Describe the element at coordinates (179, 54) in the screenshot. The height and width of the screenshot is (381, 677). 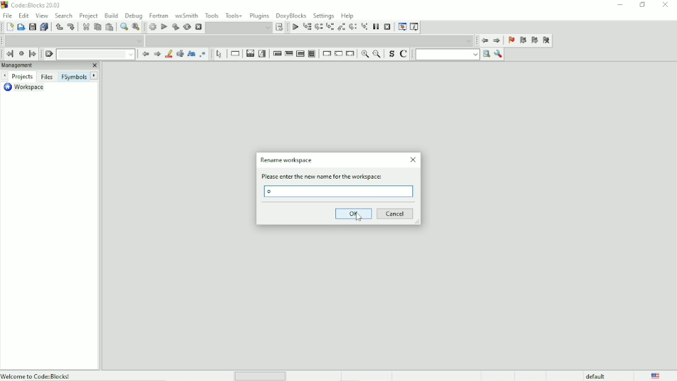
I see `Selected text` at that location.